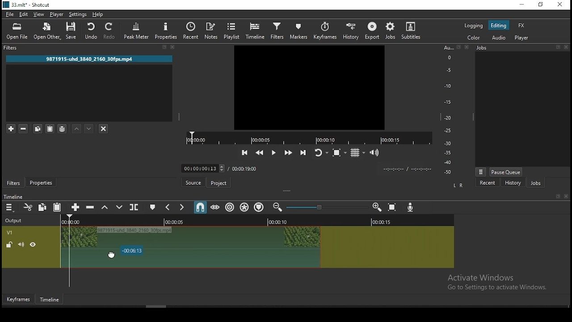 This screenshot has width=572, height=322. I want to click on LR, so click(459, 186).